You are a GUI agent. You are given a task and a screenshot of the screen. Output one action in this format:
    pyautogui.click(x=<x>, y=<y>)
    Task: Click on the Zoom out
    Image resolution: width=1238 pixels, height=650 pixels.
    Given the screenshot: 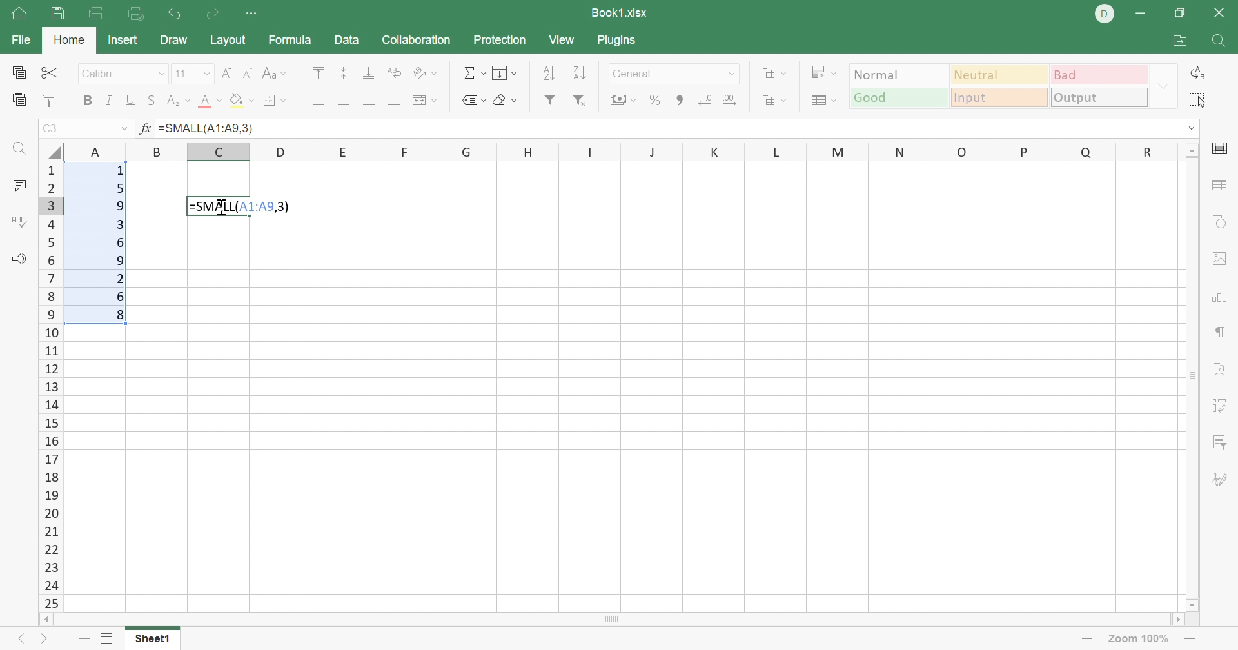 What is the action you would take?
    pyautogui.click(x=1086, y=639)
    